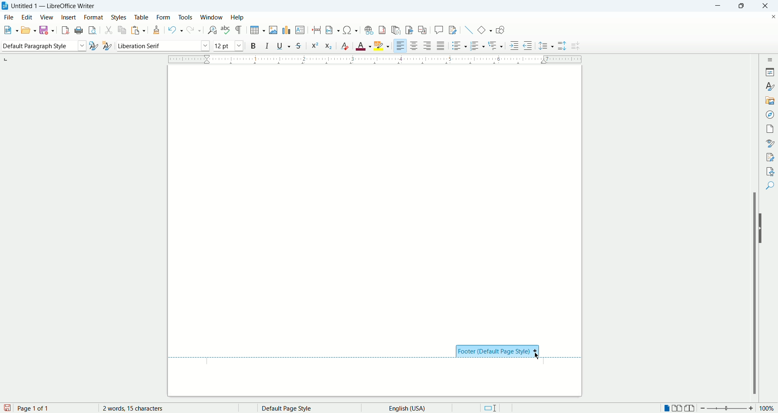 This screenshot has width=778, height=413. I want to click on align right, so click(428, 47).